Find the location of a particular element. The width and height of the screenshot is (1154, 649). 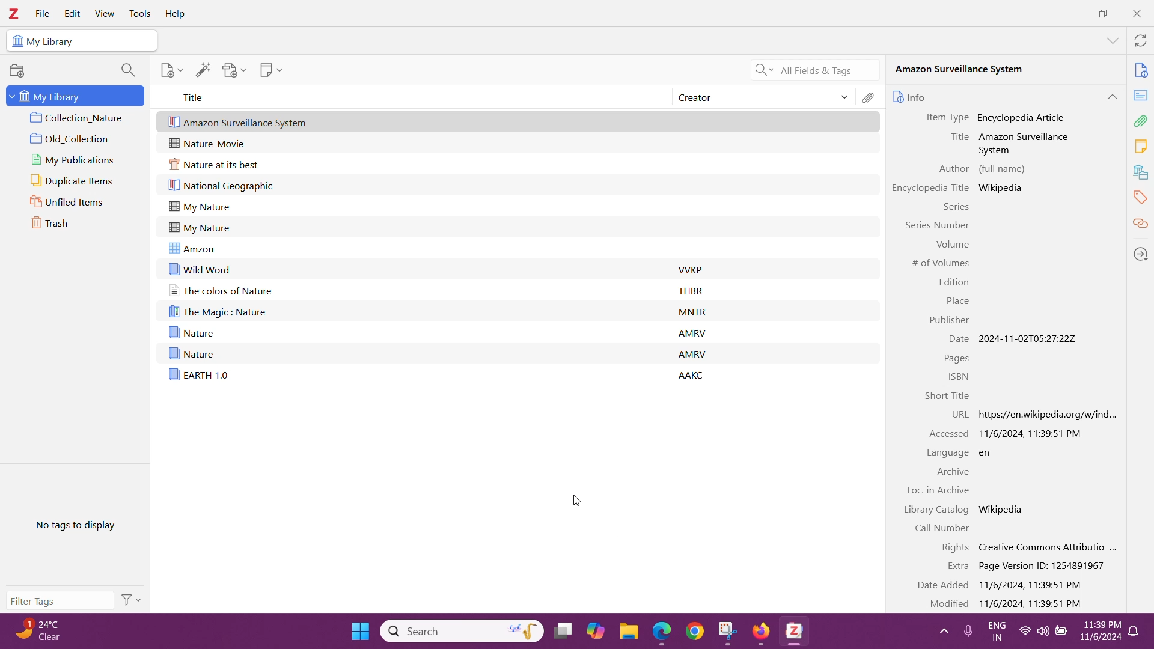

Place is located at coordinates (956, 302).